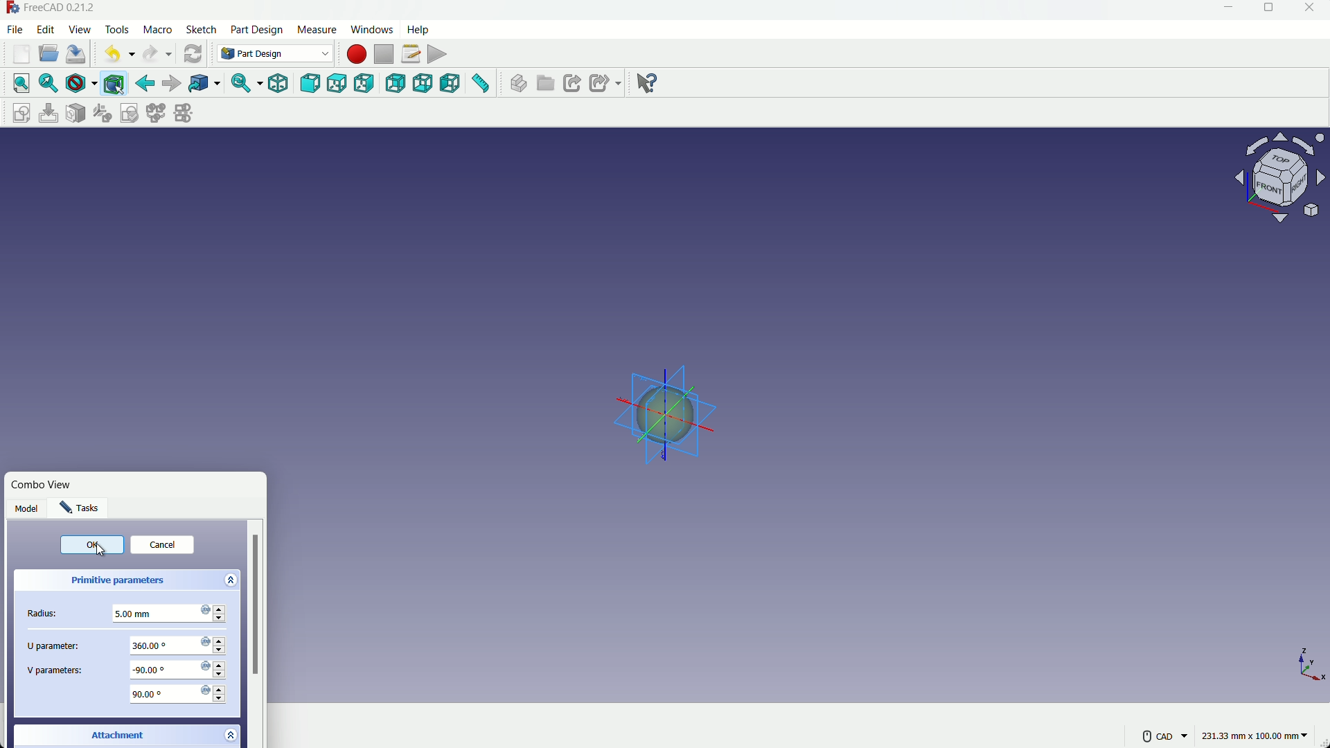 The image size is (1330, 748). What do you see at coordinates (45, 642) in the screenshot?
I see `U parameter :` at bounding box center [45, 642].